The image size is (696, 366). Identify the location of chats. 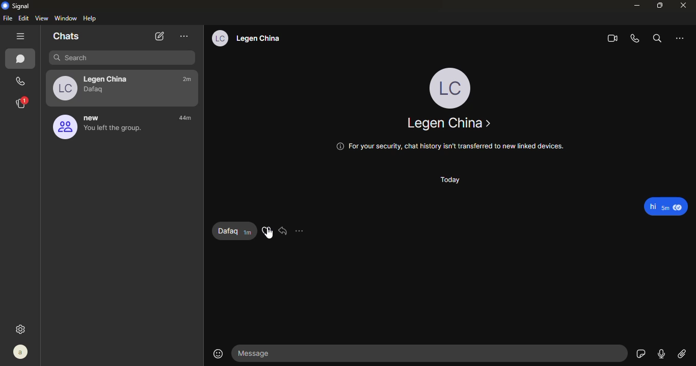
(22, 59).